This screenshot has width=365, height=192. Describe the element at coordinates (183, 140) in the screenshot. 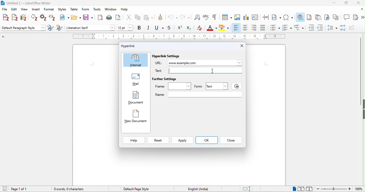

I see `Apply` at that location.